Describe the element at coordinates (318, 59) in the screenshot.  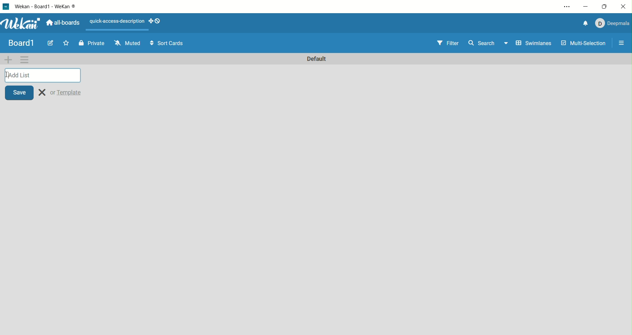
I see `default` at that location.